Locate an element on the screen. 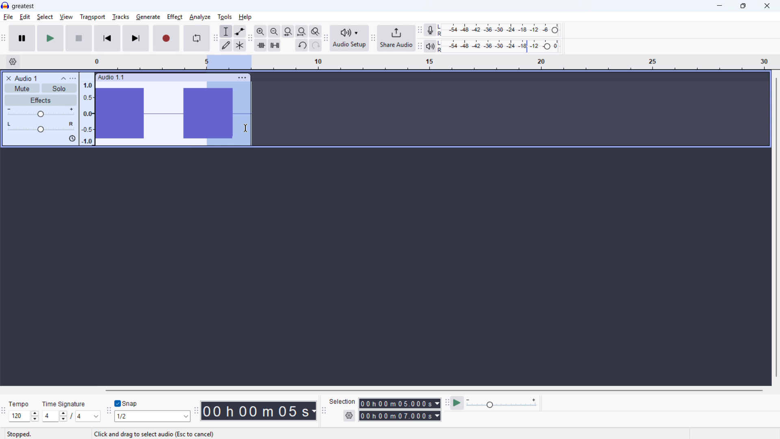 This screenshot has height=439, width=780. Time toolbar  is located at coordinates (196, 411).